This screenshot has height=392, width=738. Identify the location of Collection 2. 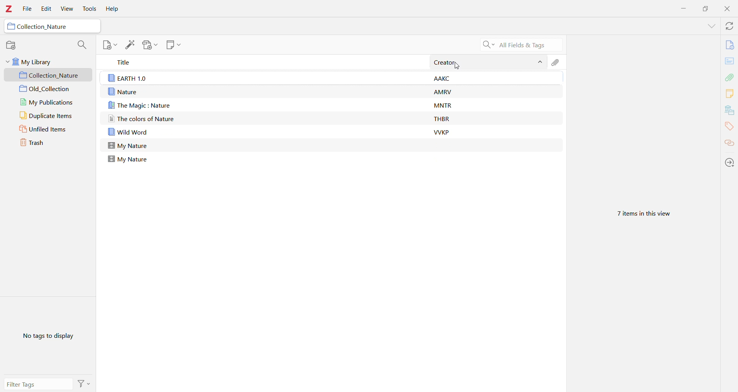
(50, 89).